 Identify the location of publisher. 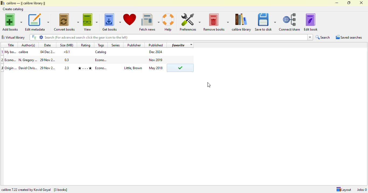
(133, 68).